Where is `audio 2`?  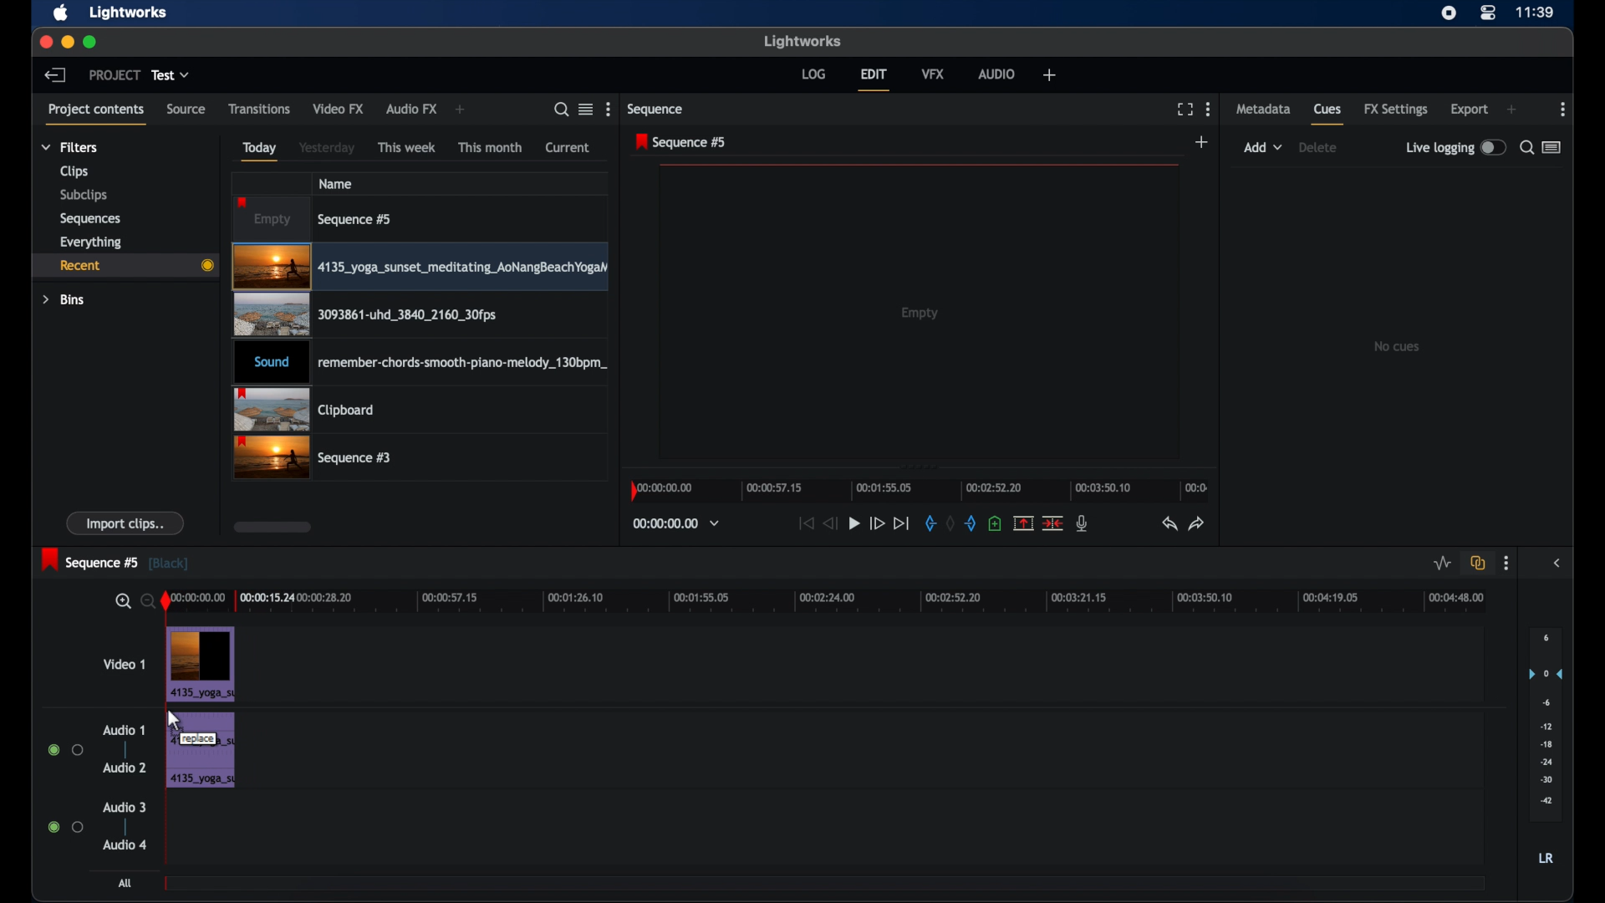 audio 2 is located at coordinates (126, 768).